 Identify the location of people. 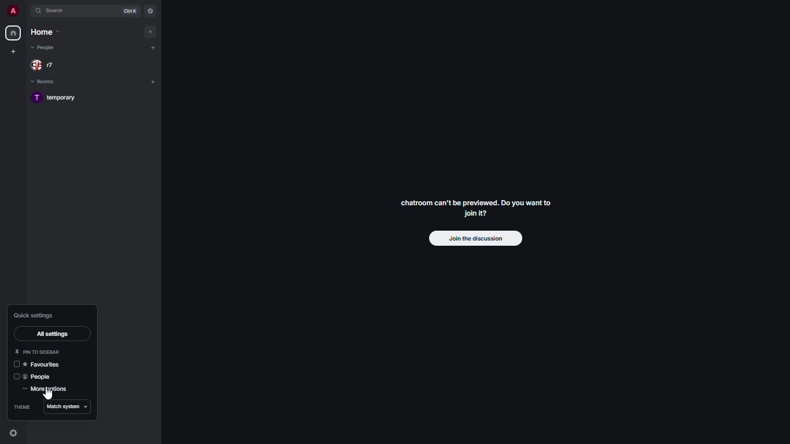
(46, 48).